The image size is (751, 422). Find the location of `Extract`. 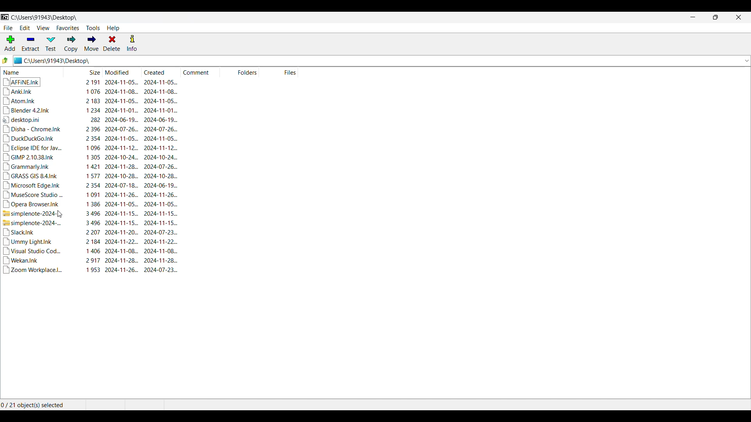

Extract is located at coordinates (31, 43).